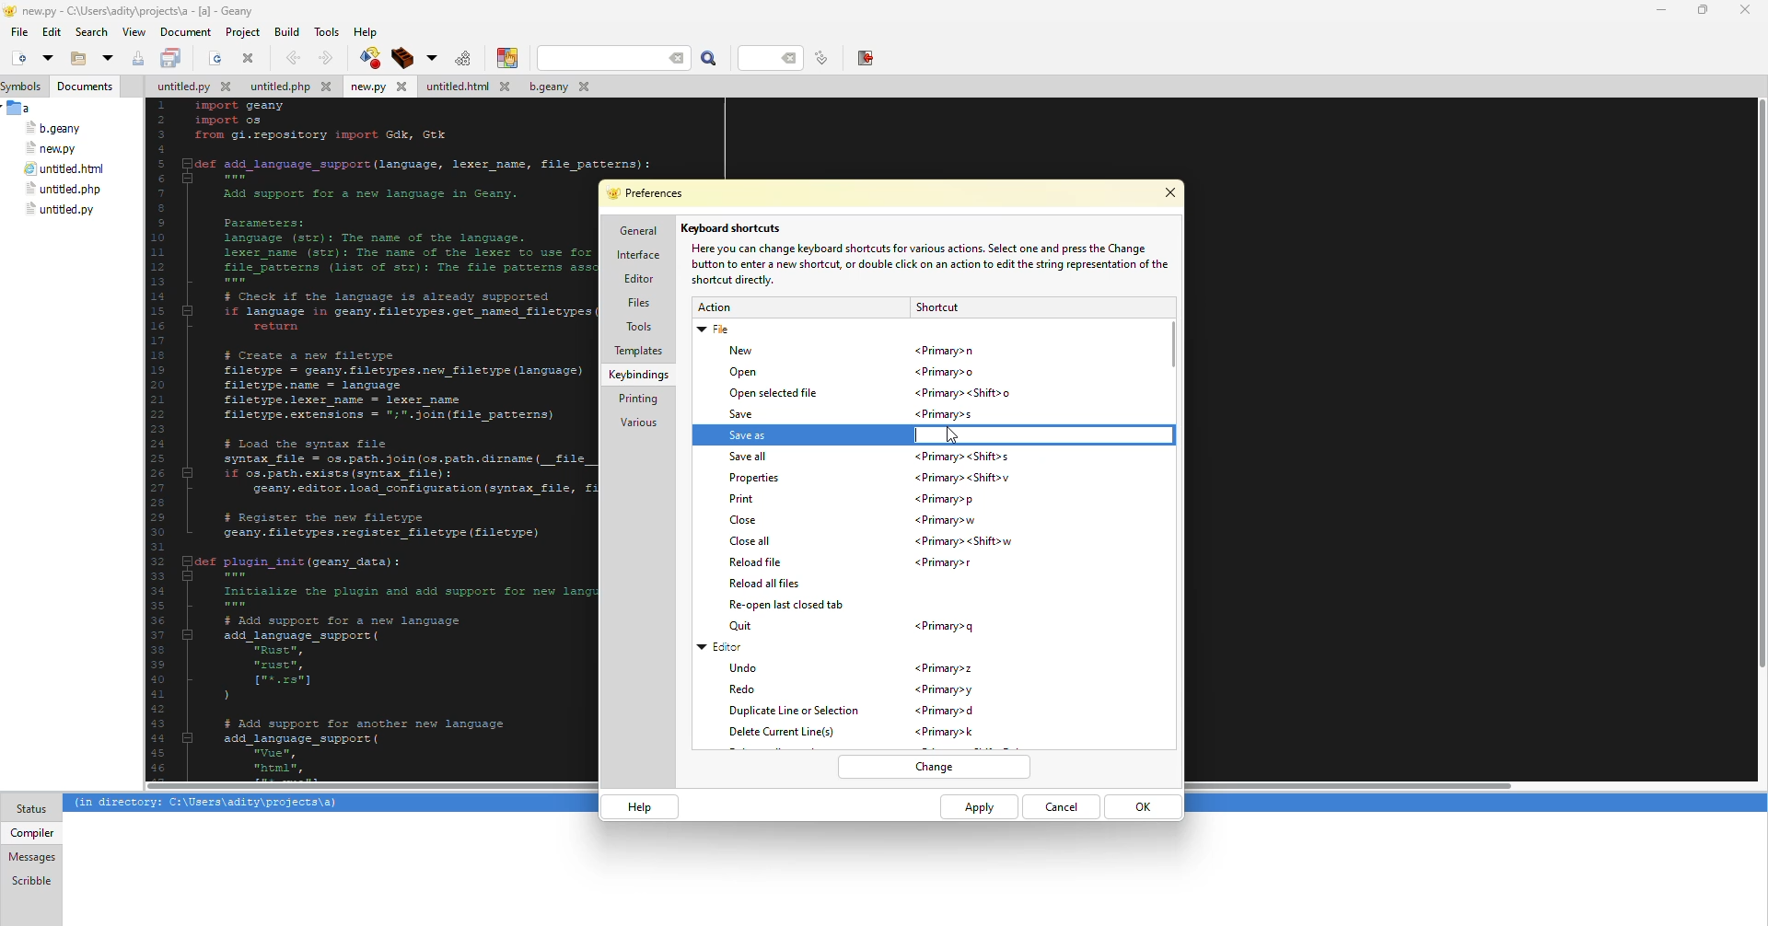 The image size is (1768, 926). I want to click on keyboard shortcuts, so click(733, 228).